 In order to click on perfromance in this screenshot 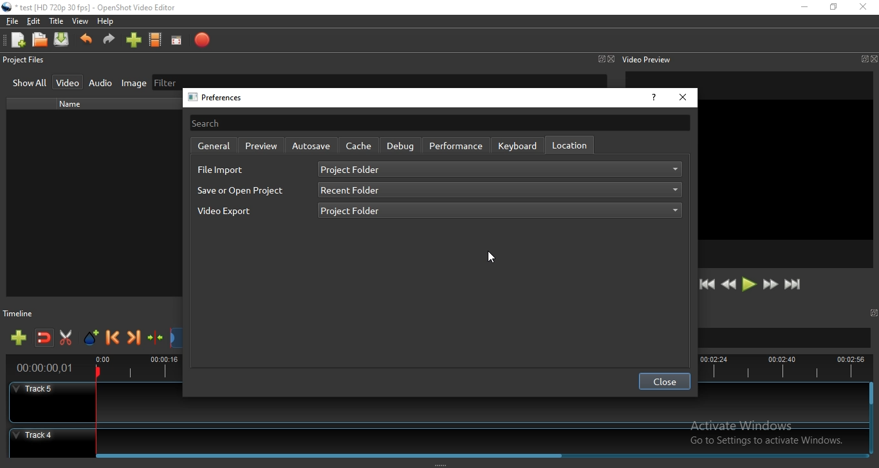, I will do `click(456, 146)`.